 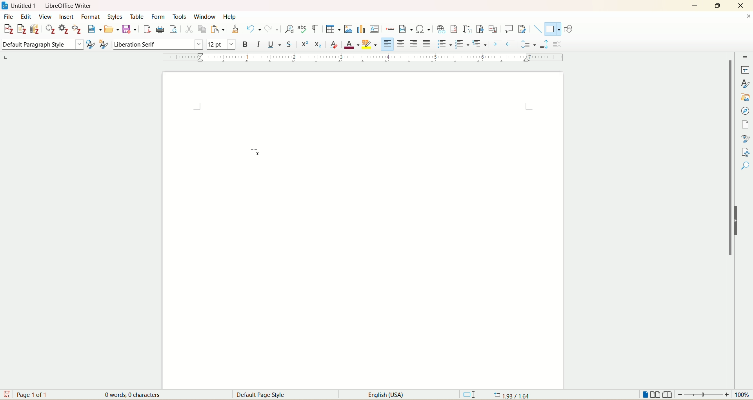 I want to click on align left, so click(x=387, y=44).